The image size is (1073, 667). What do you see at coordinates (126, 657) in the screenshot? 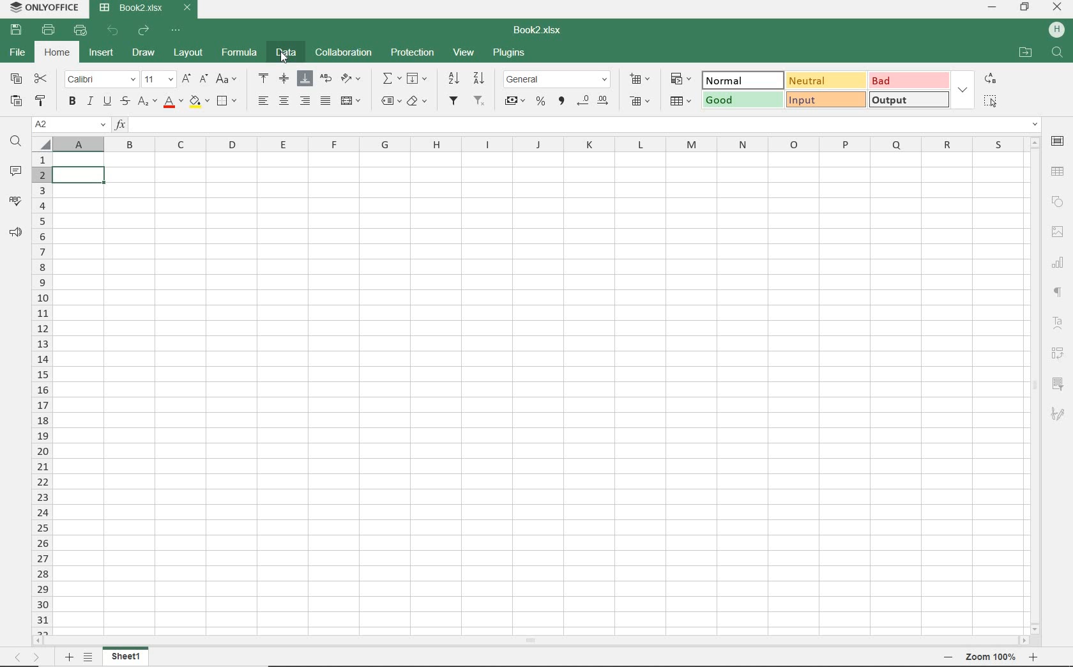
I see `SHEET 1` at bounding box center [126, 657].